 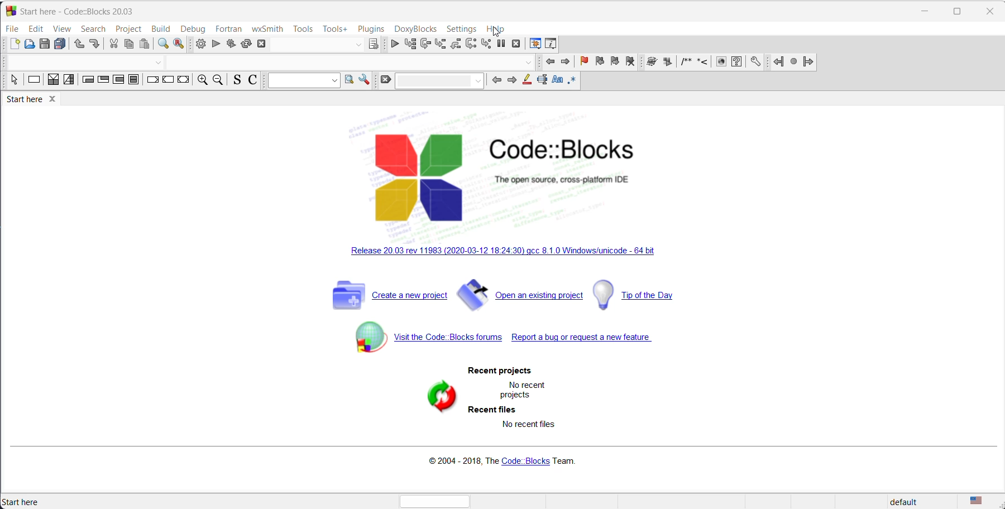 I want to click on start here, so click(x=36, y=102).